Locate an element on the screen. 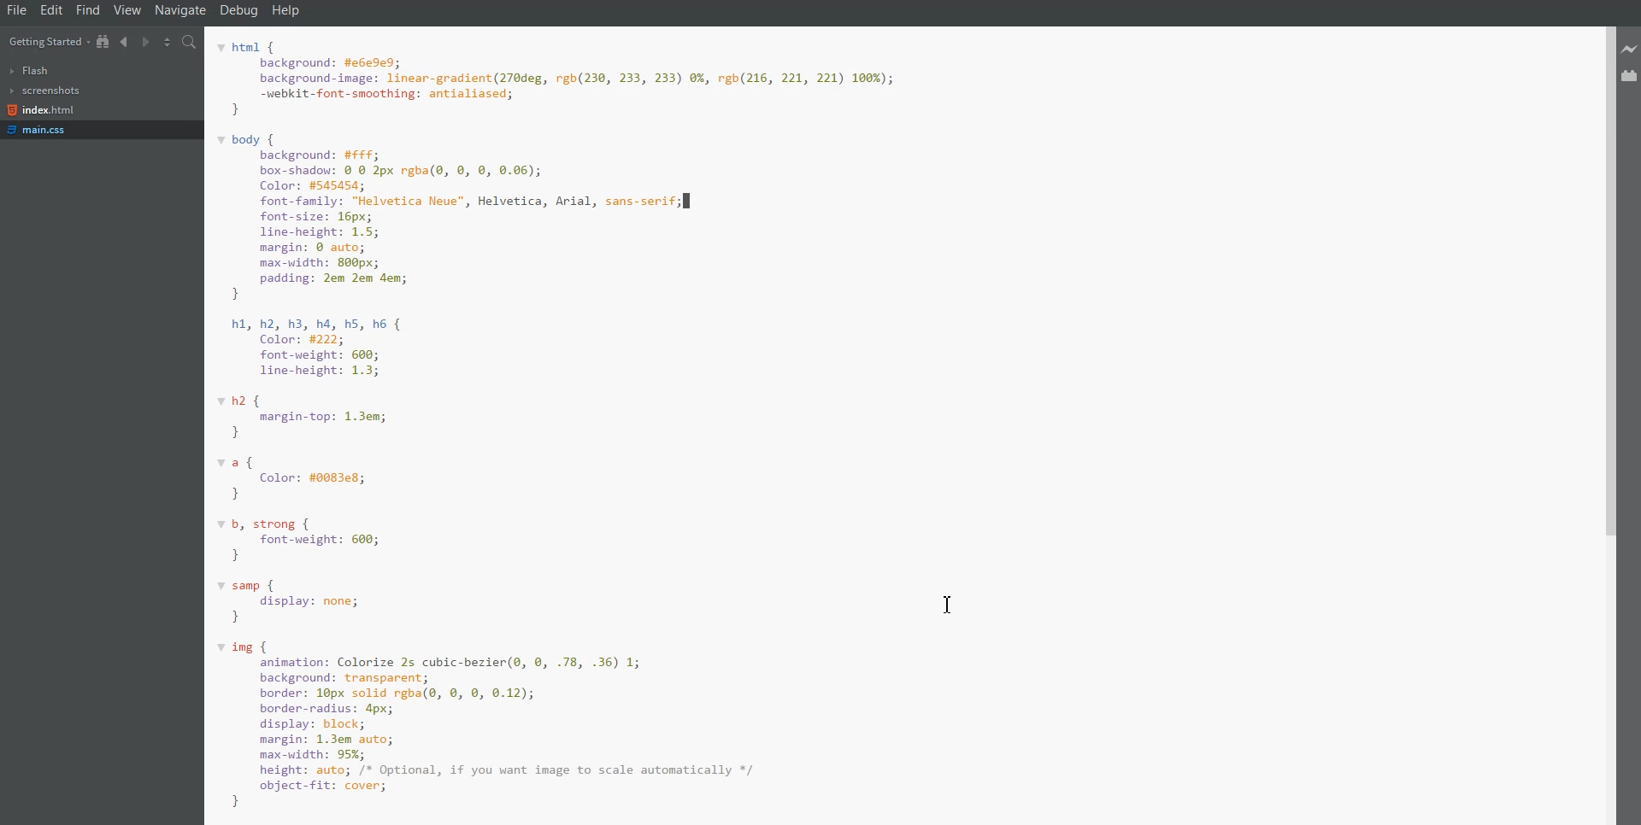 This screenshot has width=1641, height=825. Show in File Tree is located at coordinates (103, 41).